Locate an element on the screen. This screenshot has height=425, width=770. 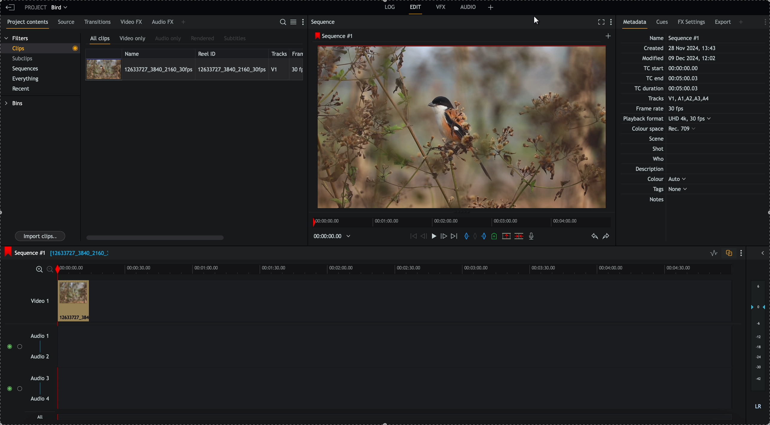
show settings menu is located at coordinates (762, 21).